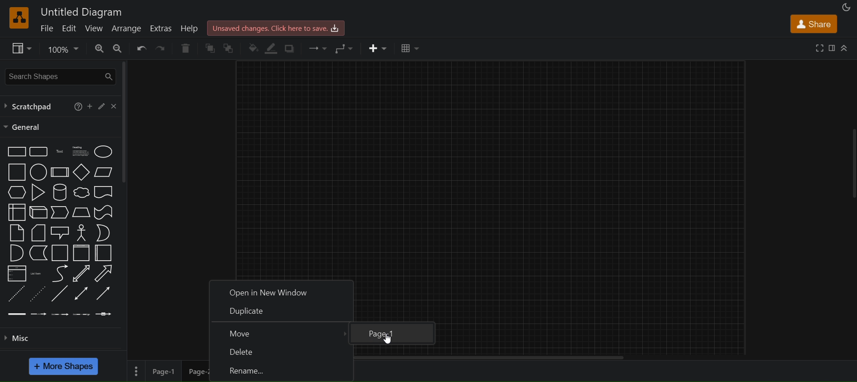 The height and width of the screenshot is (382, 857). What do you see at coordinates (58, 294) in the screenshot?
I see `line` at bounding box center [58, 294].